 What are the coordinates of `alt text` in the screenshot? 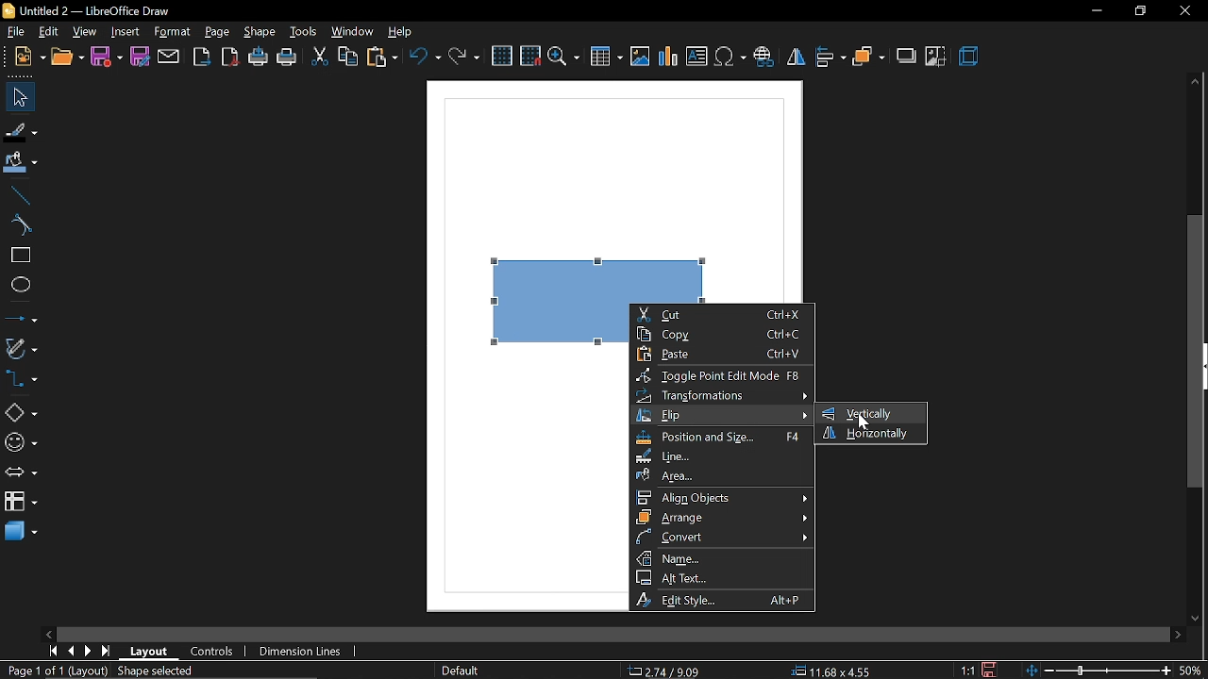 It's located at (721, 576).